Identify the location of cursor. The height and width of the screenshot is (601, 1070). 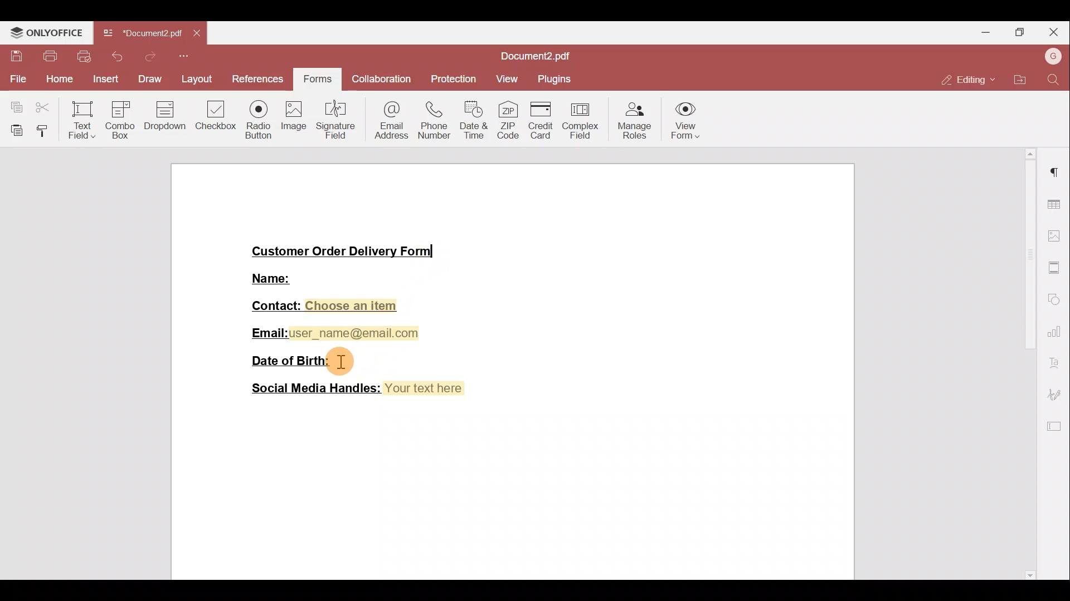
(341, 362).